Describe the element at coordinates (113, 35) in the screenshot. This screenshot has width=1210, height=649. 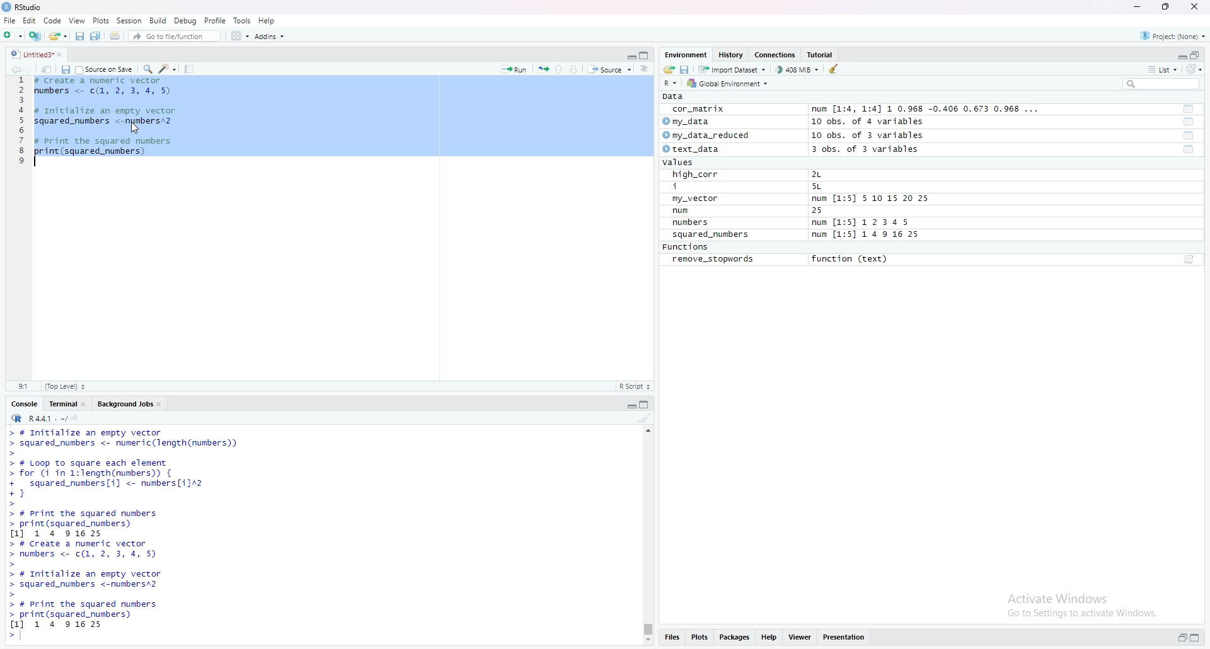
I see `Print the current file` at that location.